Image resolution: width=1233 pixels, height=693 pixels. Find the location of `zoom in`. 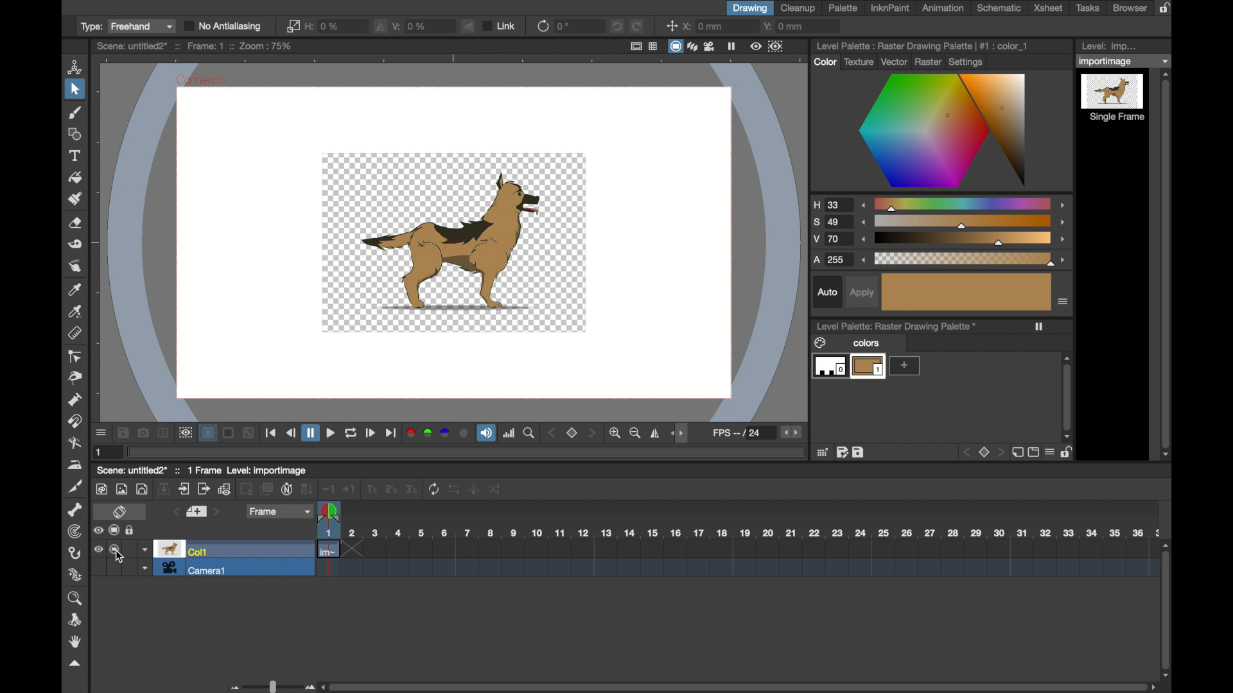

zoom in is located at coordinates (617, 433).